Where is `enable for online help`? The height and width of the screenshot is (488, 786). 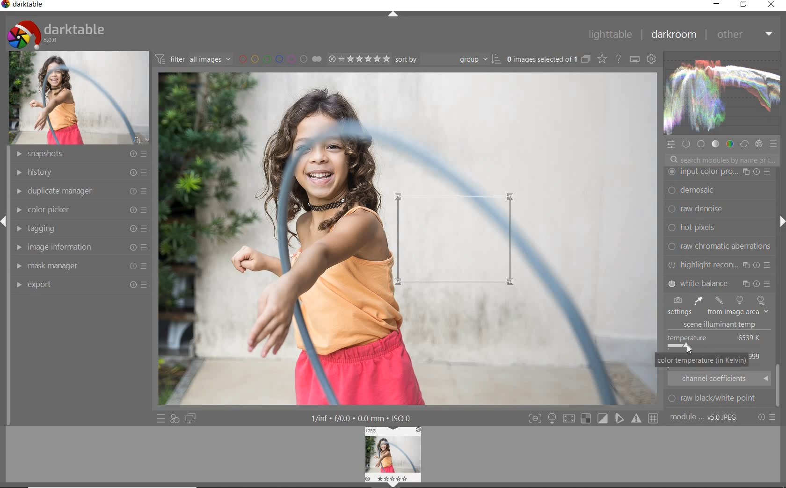
enable for online help is located at coordinates (618, 59).